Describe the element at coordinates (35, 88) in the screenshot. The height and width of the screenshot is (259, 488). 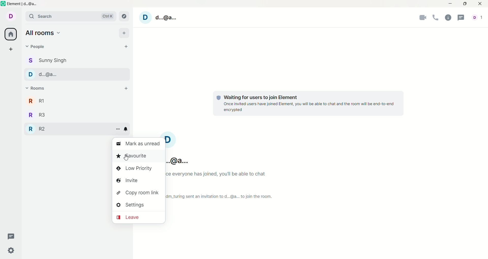
I see `rooms` at that location.